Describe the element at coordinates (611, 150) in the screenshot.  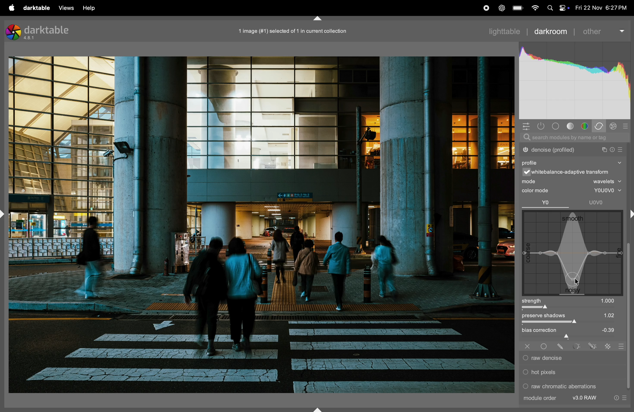
I see `reset` at that location.